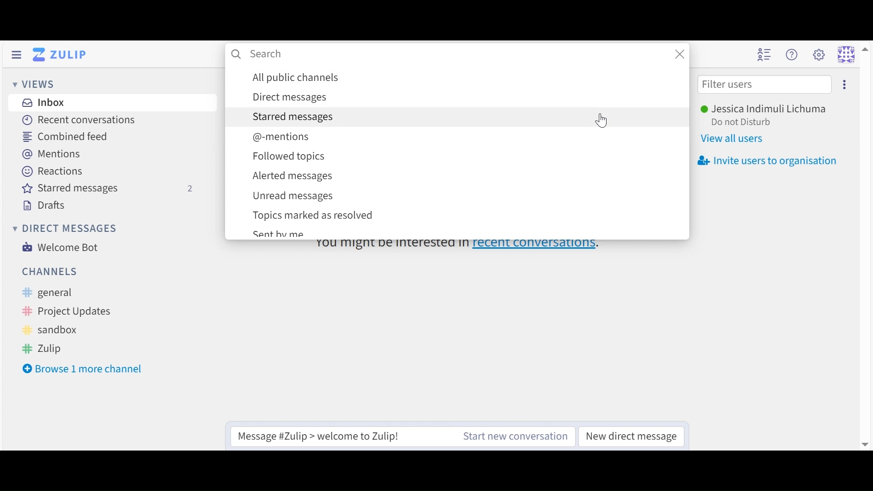  Describe the element at coordinates (766, 55) in the screenshot. I see `Hide user list` at that location.